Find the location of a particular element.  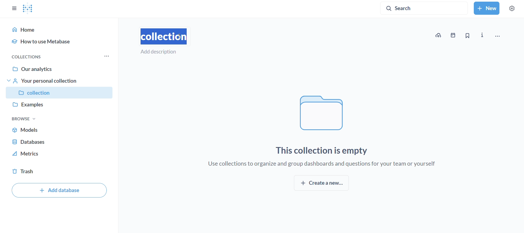

collection  is located at coordinates (60, 93).